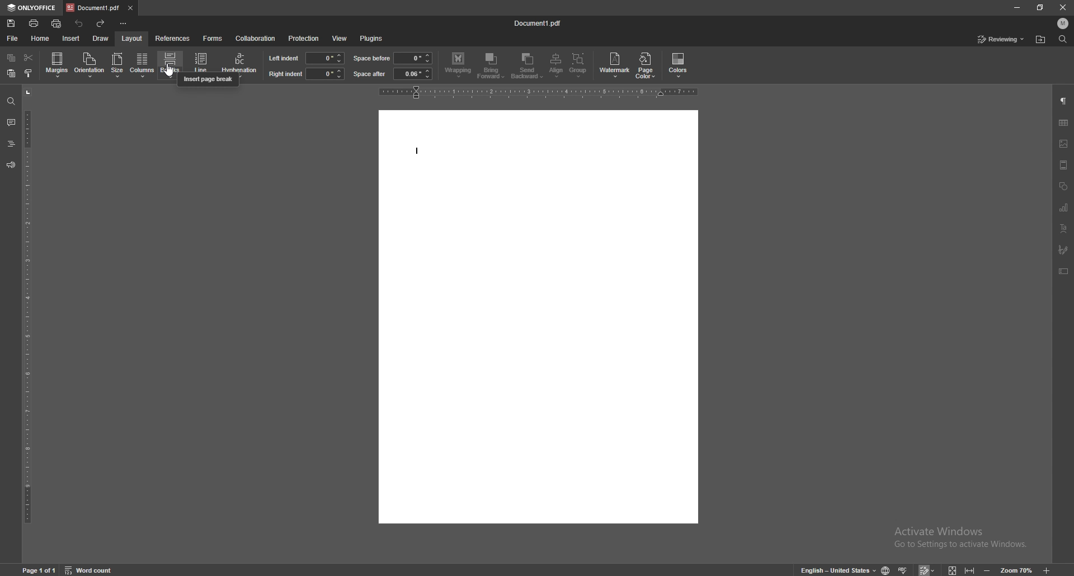  What do you see at coordinates (528, 66) in the screenshot?
I see `send backward` at bounding box center [528, 66].